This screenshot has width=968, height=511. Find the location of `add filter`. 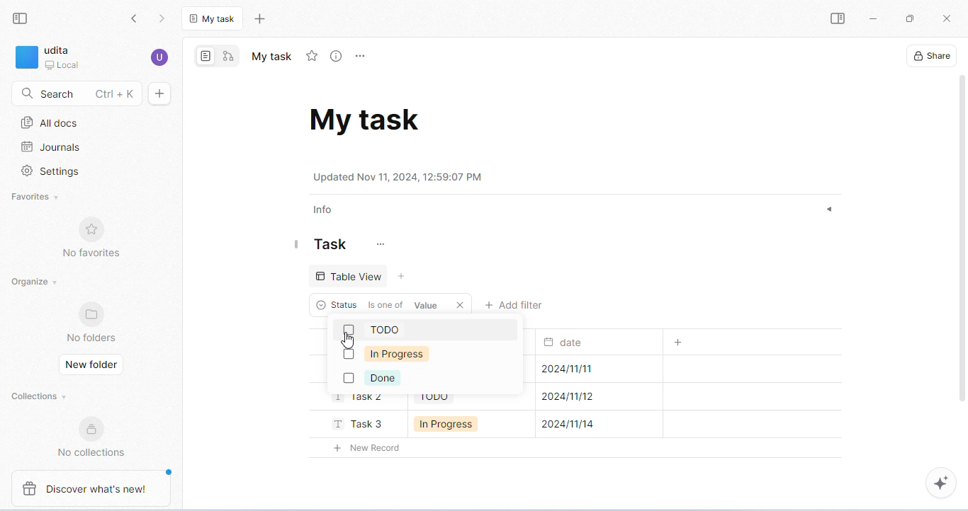

add filter is located at coordinates (514, 304).